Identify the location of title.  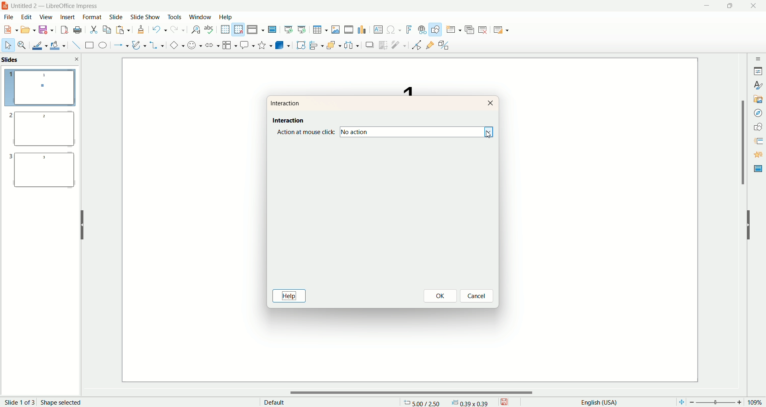
(59, 6).